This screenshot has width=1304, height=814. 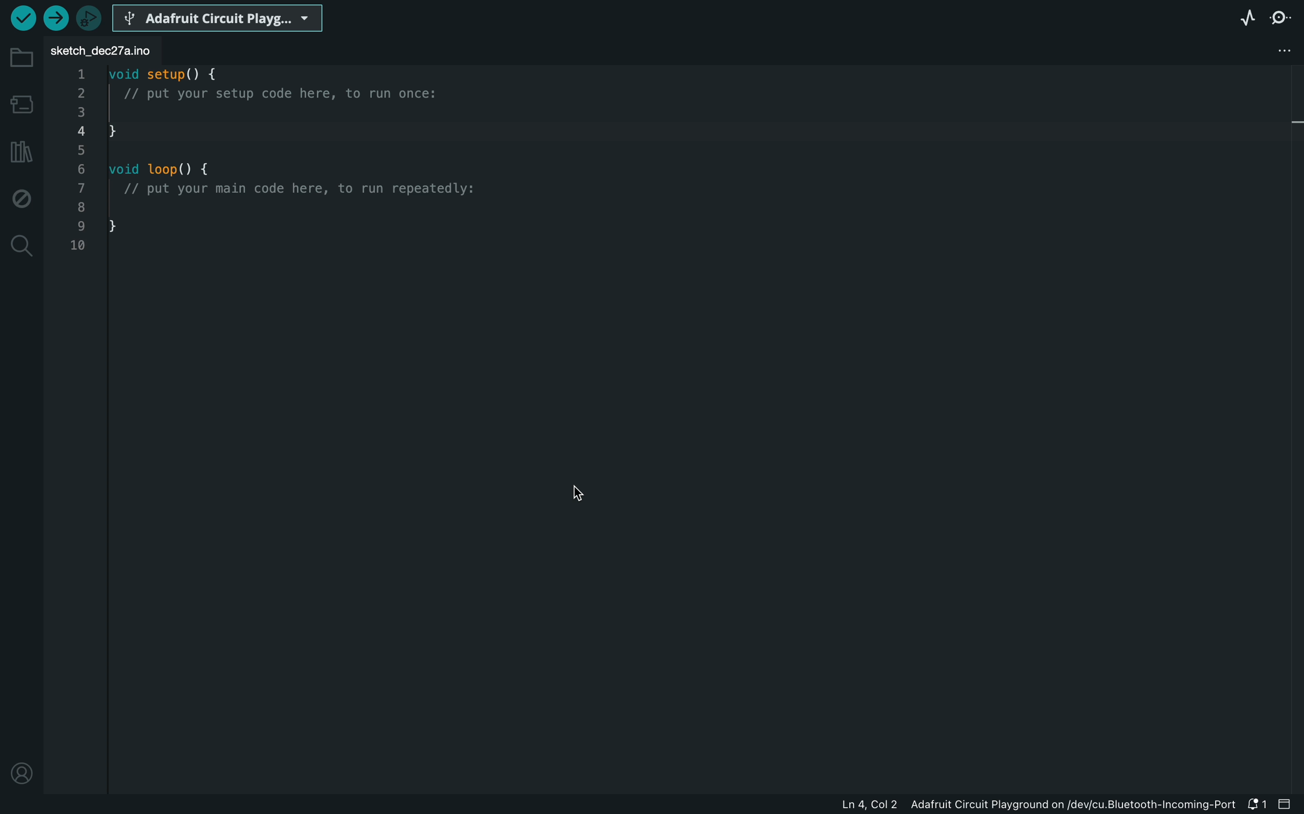 What do you see at coordinates (573, 495) in the screenshot?
I see `cursor` at bounding box center [573, 495].